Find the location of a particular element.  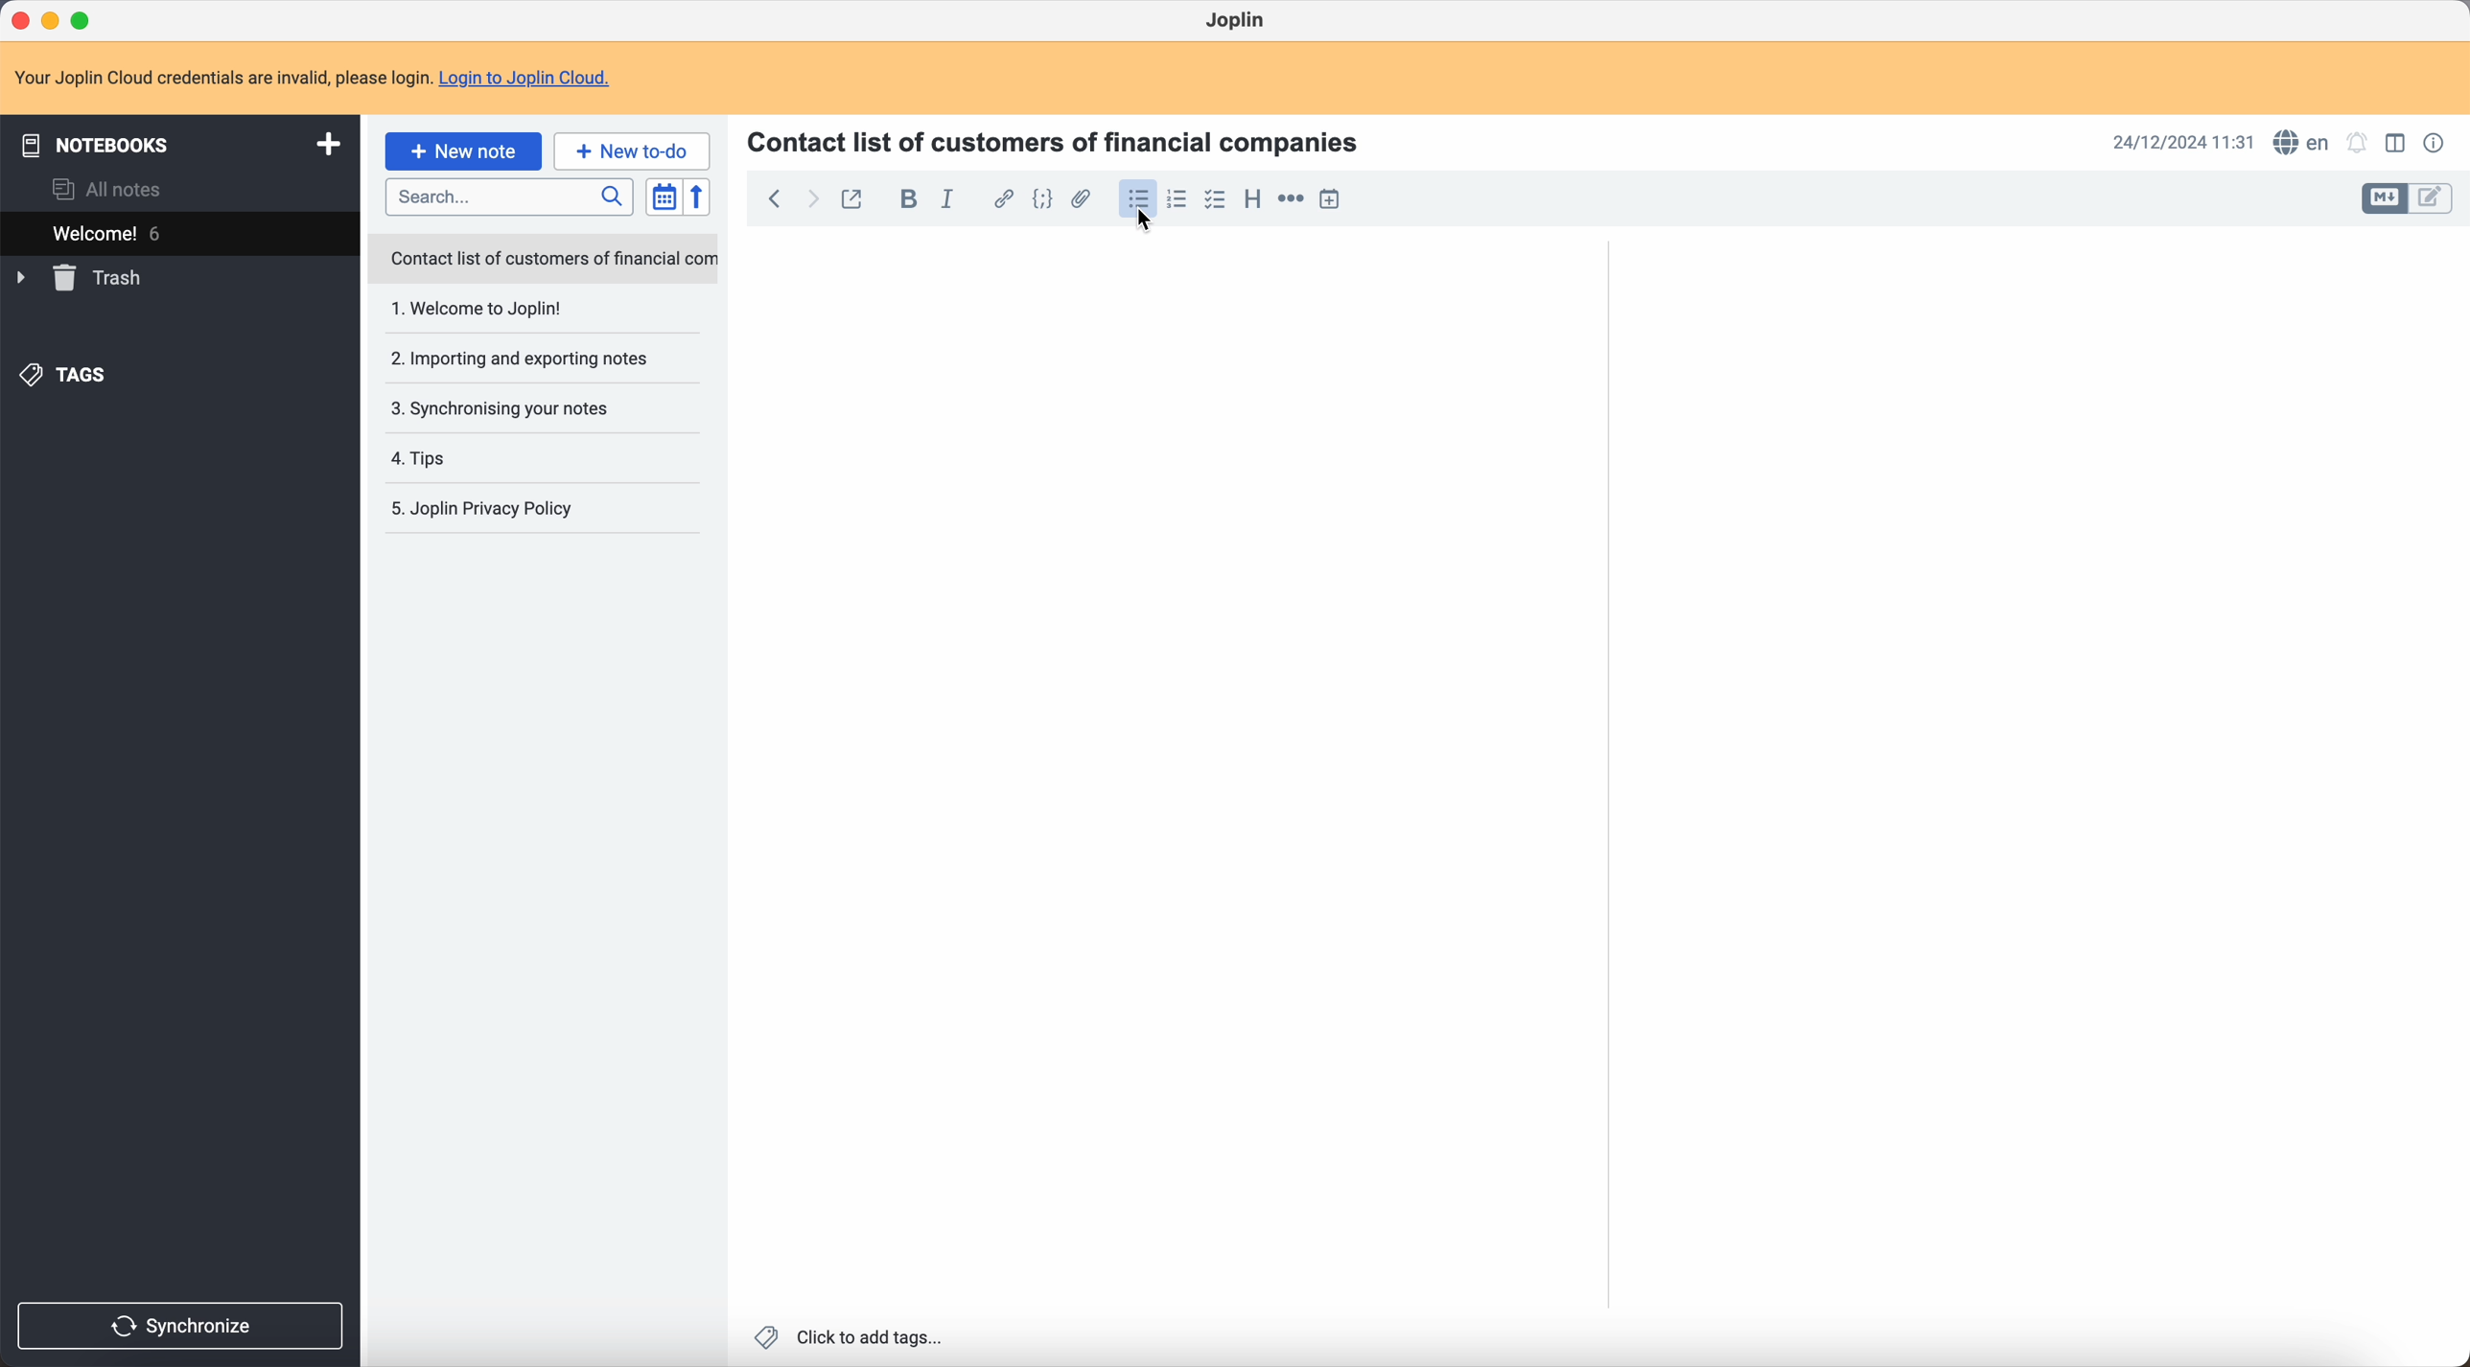

body text is located at coordinates (1181, 772).